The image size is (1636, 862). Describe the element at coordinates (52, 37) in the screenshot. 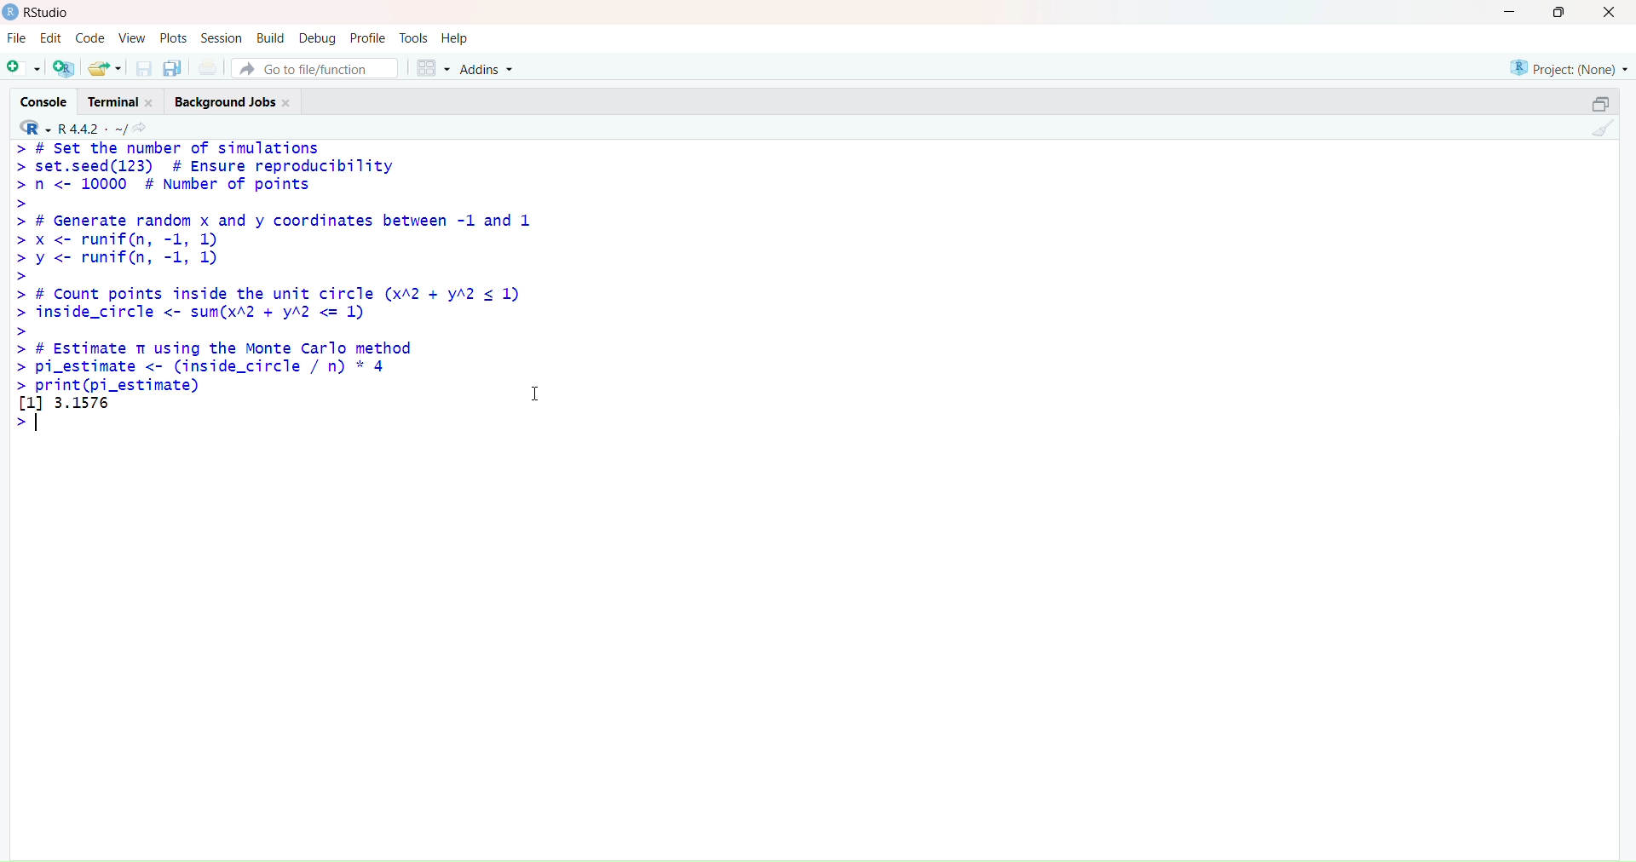

I see `Edit` at that location.